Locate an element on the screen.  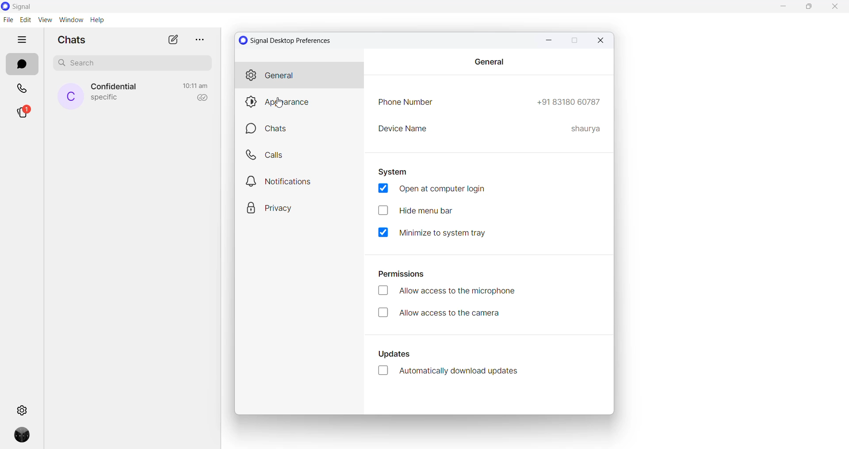
camera access checkbox is located at coordinates (450, 314).